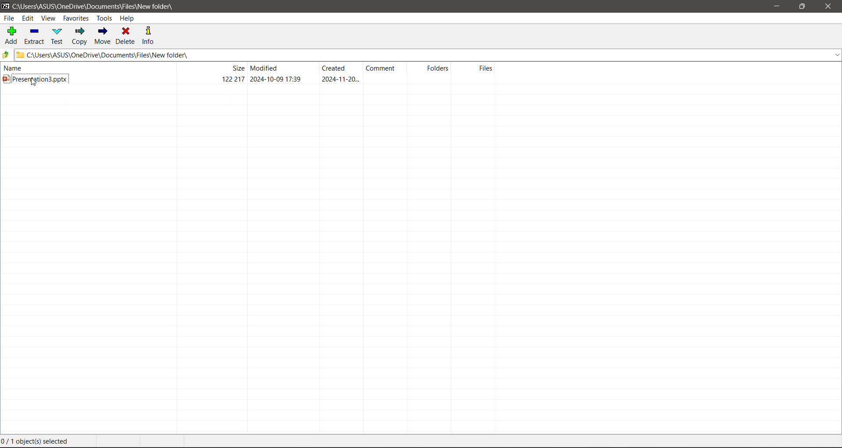 Image resolution: width=842 pixels, height=448 pixels. What do you see at coordinates (803, 6) in the screenshot?
I see `Restore Down` at bounding box center [803, 6].